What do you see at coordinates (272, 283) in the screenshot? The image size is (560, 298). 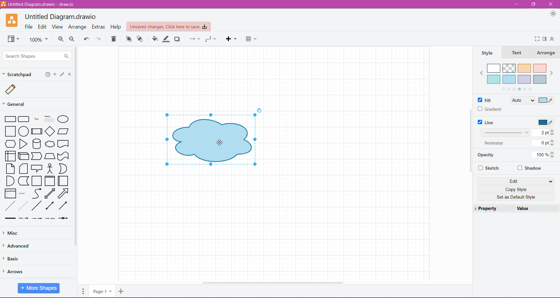 I see `Horizontal Scroll Bar` at bounding box center [272, 283].